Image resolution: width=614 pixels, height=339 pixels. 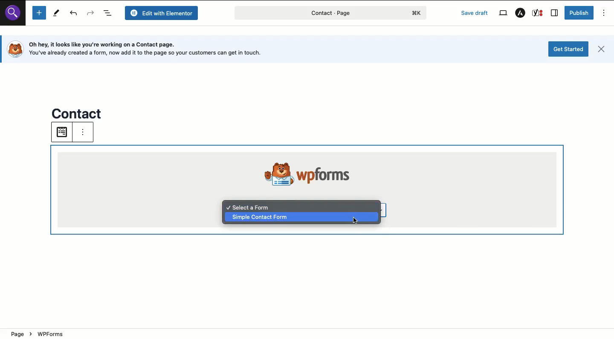 What do you see at coordinates (89, 134) in the screenshot?
I see `view menu` at bounding box center [89, 134].